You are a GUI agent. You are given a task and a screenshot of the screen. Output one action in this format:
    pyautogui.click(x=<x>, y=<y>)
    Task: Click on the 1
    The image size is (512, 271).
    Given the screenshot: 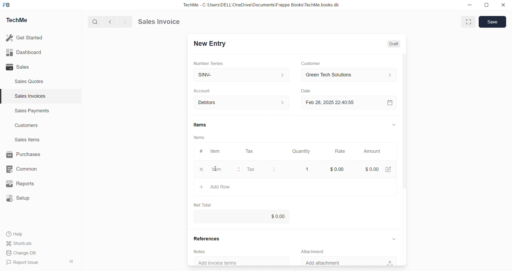 What is the action you would take?
    pyautogui.click(x=307, y=169)
    